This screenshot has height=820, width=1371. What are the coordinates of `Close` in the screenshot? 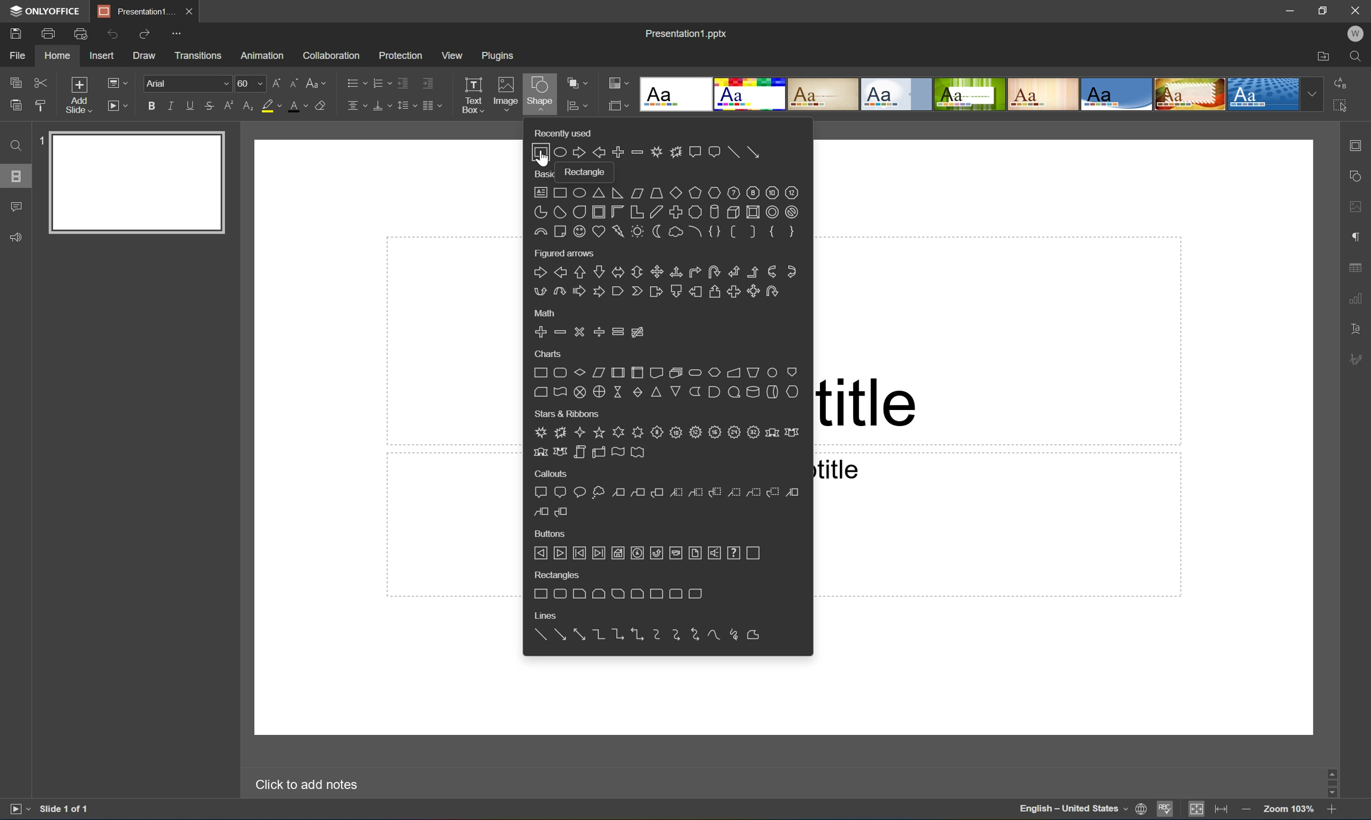 It's located at (190, 10).